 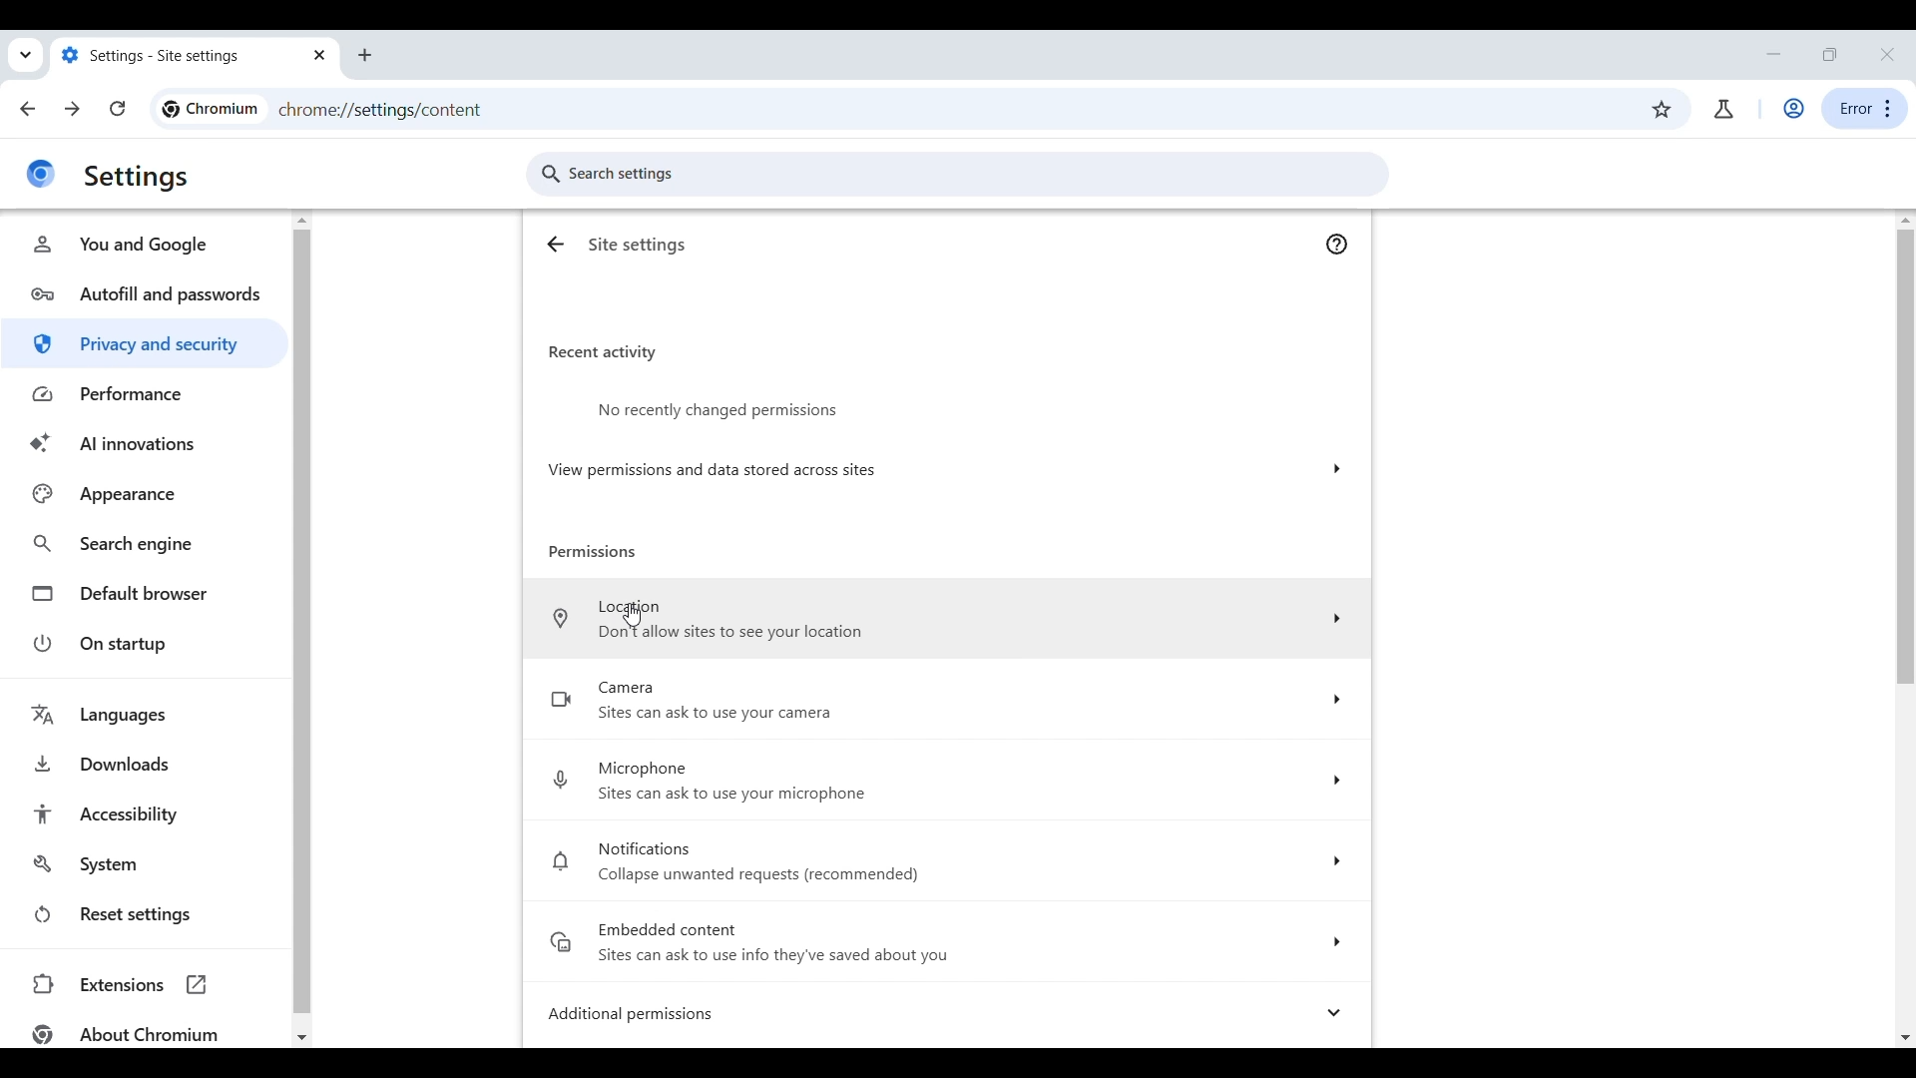 I want to click on Quick slide to top, so click(x=1905, y=219).